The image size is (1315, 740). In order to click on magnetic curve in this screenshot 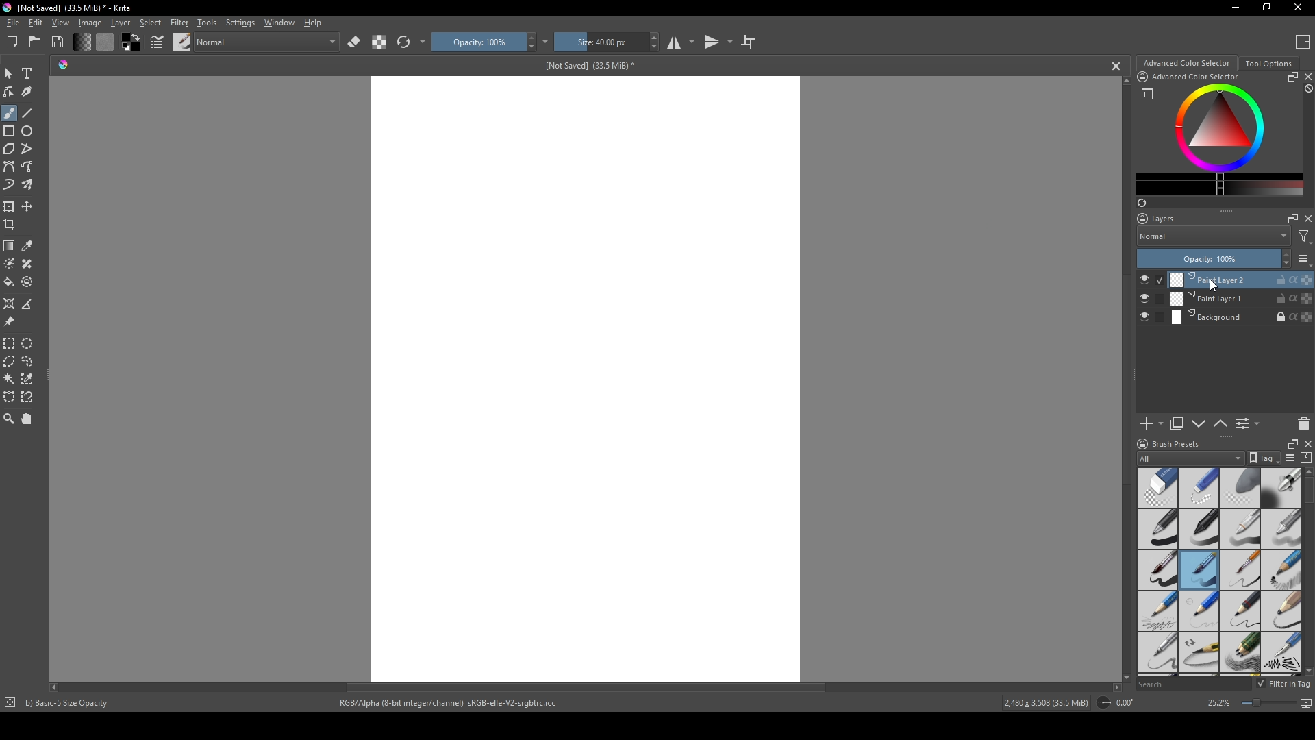, I will do `click(29, 398)`.